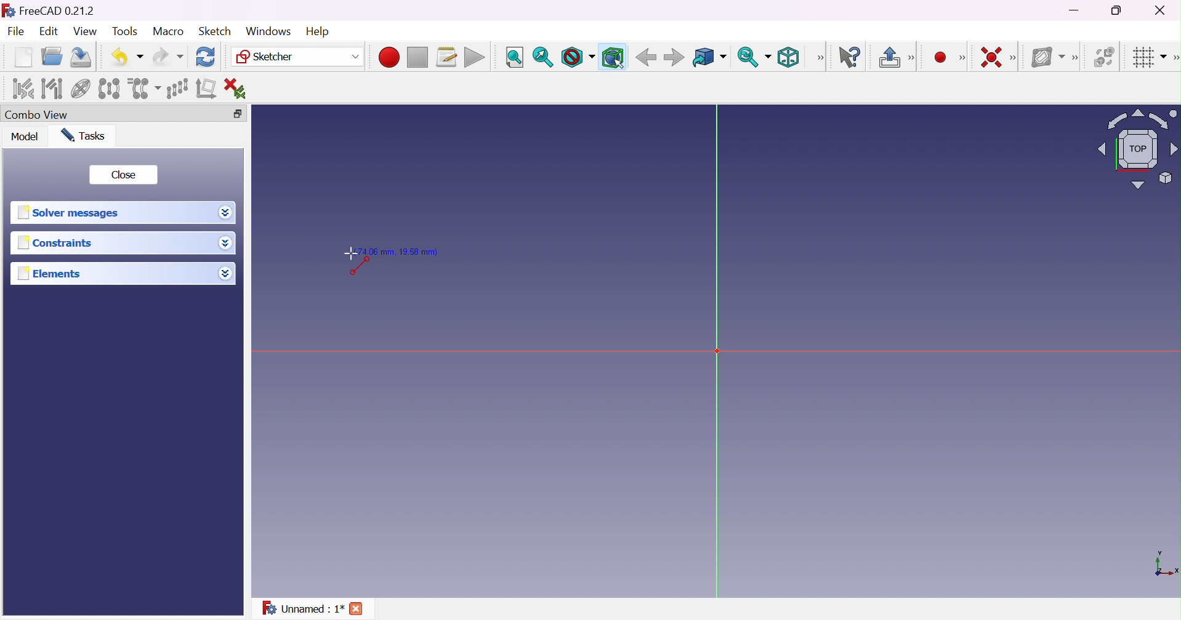 The image size is (1181, 620). What do you see at coordinates (144, 87) in the screenshot?
I see `Clone` at bounding box center [144, 87].